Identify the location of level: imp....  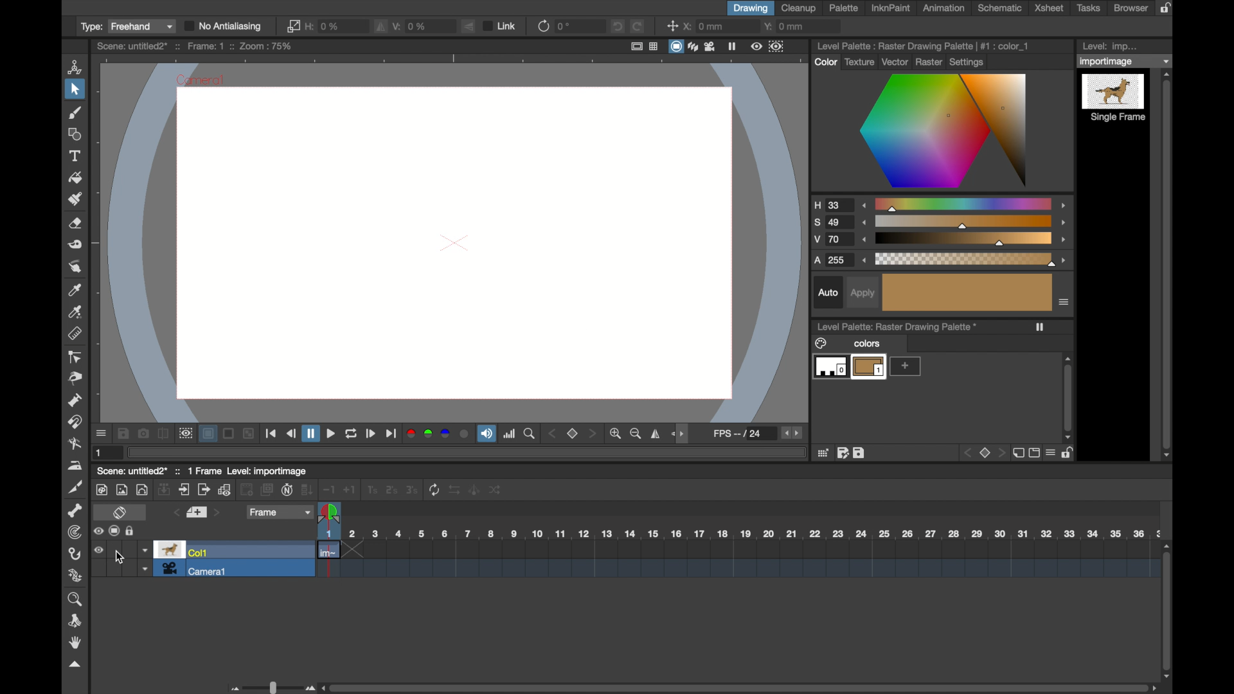
(1111, 46).